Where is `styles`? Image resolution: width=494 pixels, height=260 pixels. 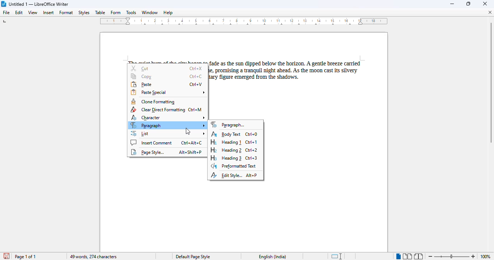
styles is located at coordinates (84, 13).